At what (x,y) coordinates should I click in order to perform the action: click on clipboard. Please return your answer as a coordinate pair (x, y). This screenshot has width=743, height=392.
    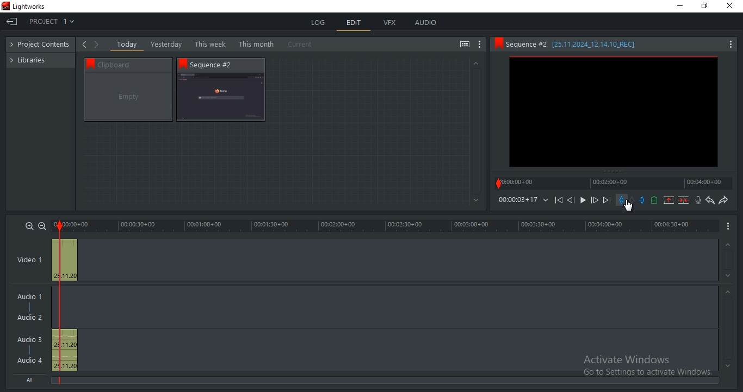
    Looking at the image, I should click on (128, 97).